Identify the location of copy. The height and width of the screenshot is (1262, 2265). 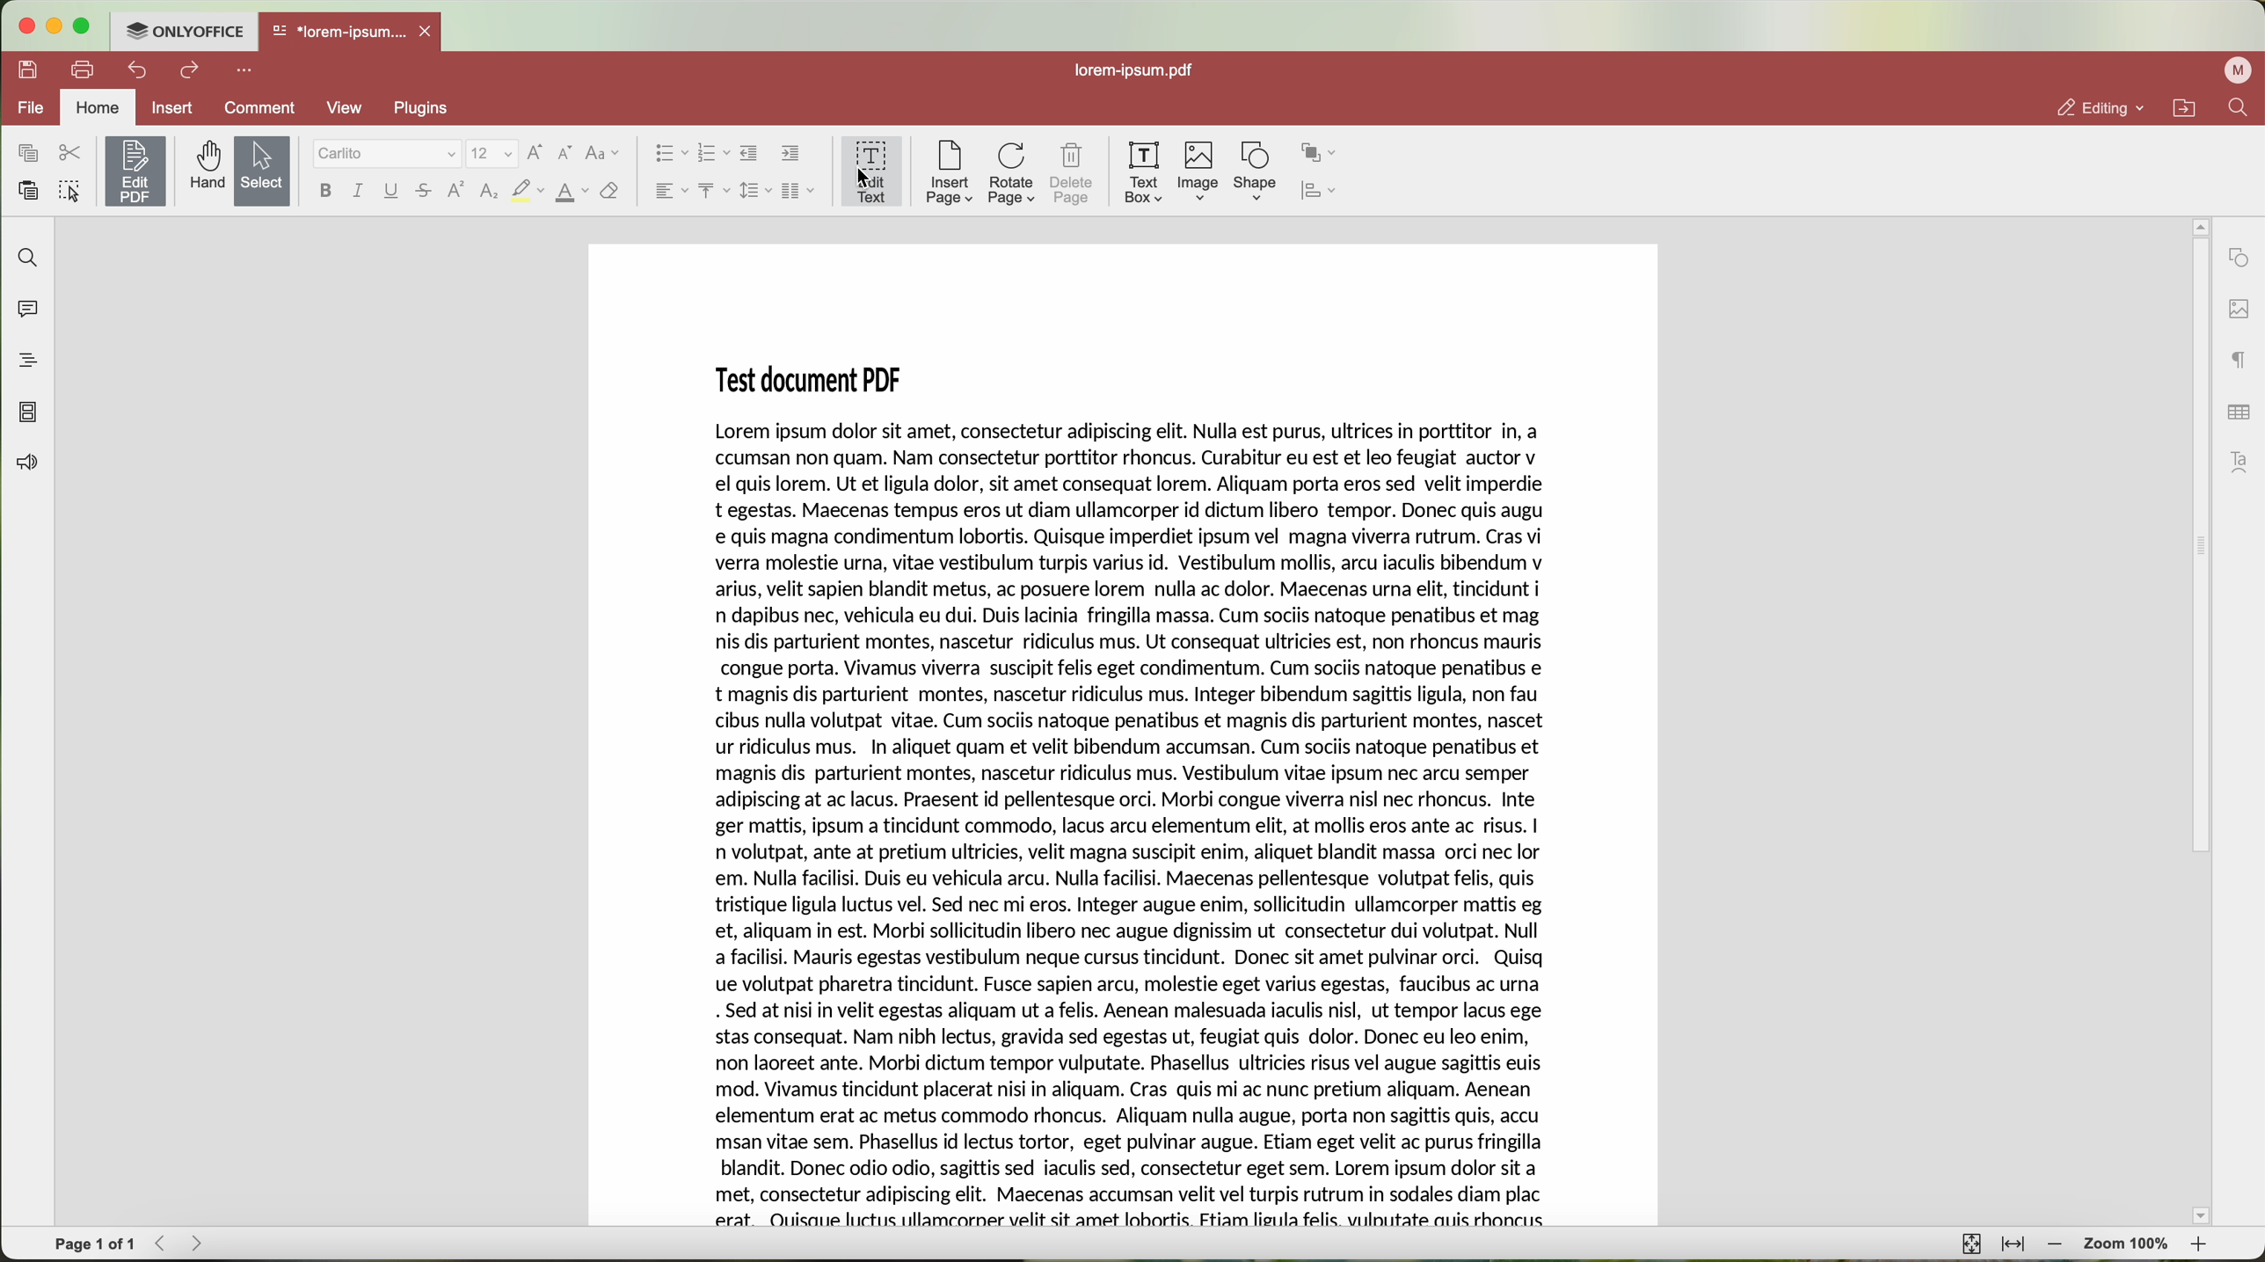
(28, 153).